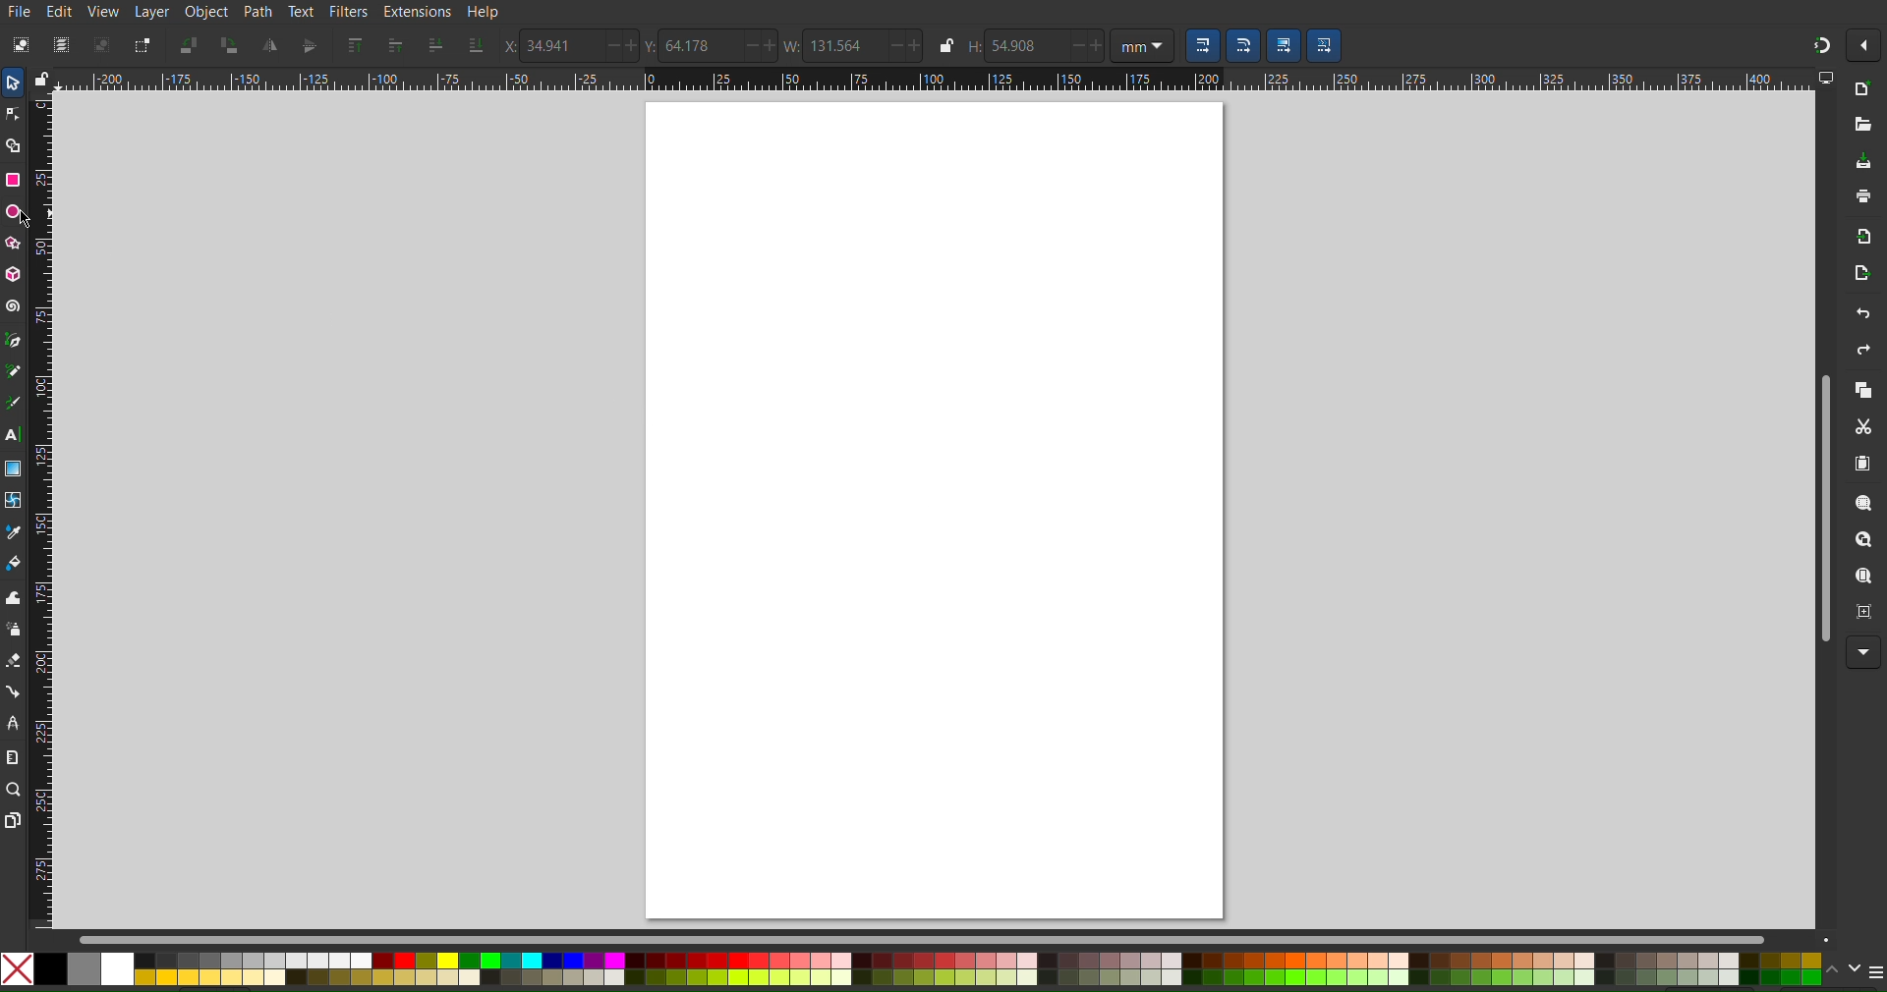  I want to click on Open, so click(1859, 125).